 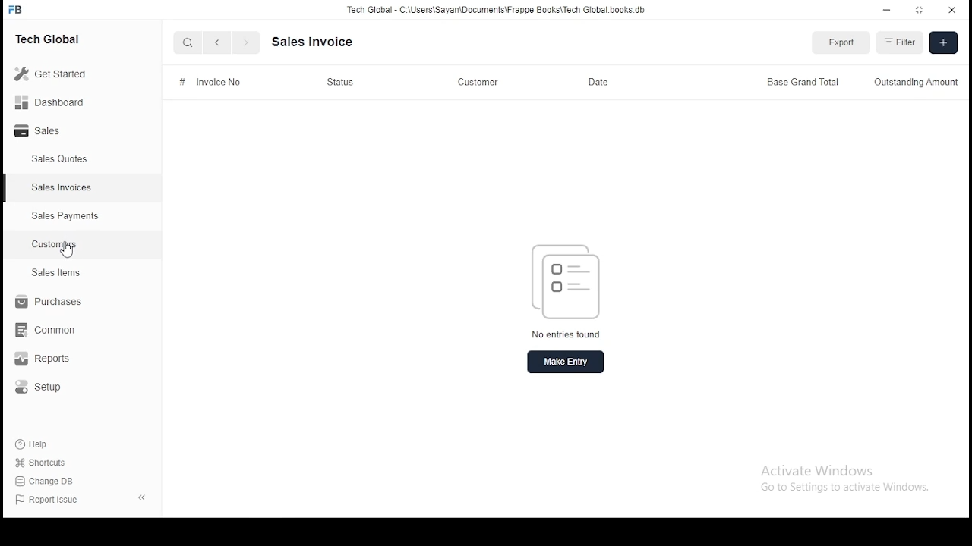 I want to click on sales items, so click(x=55, y=273).